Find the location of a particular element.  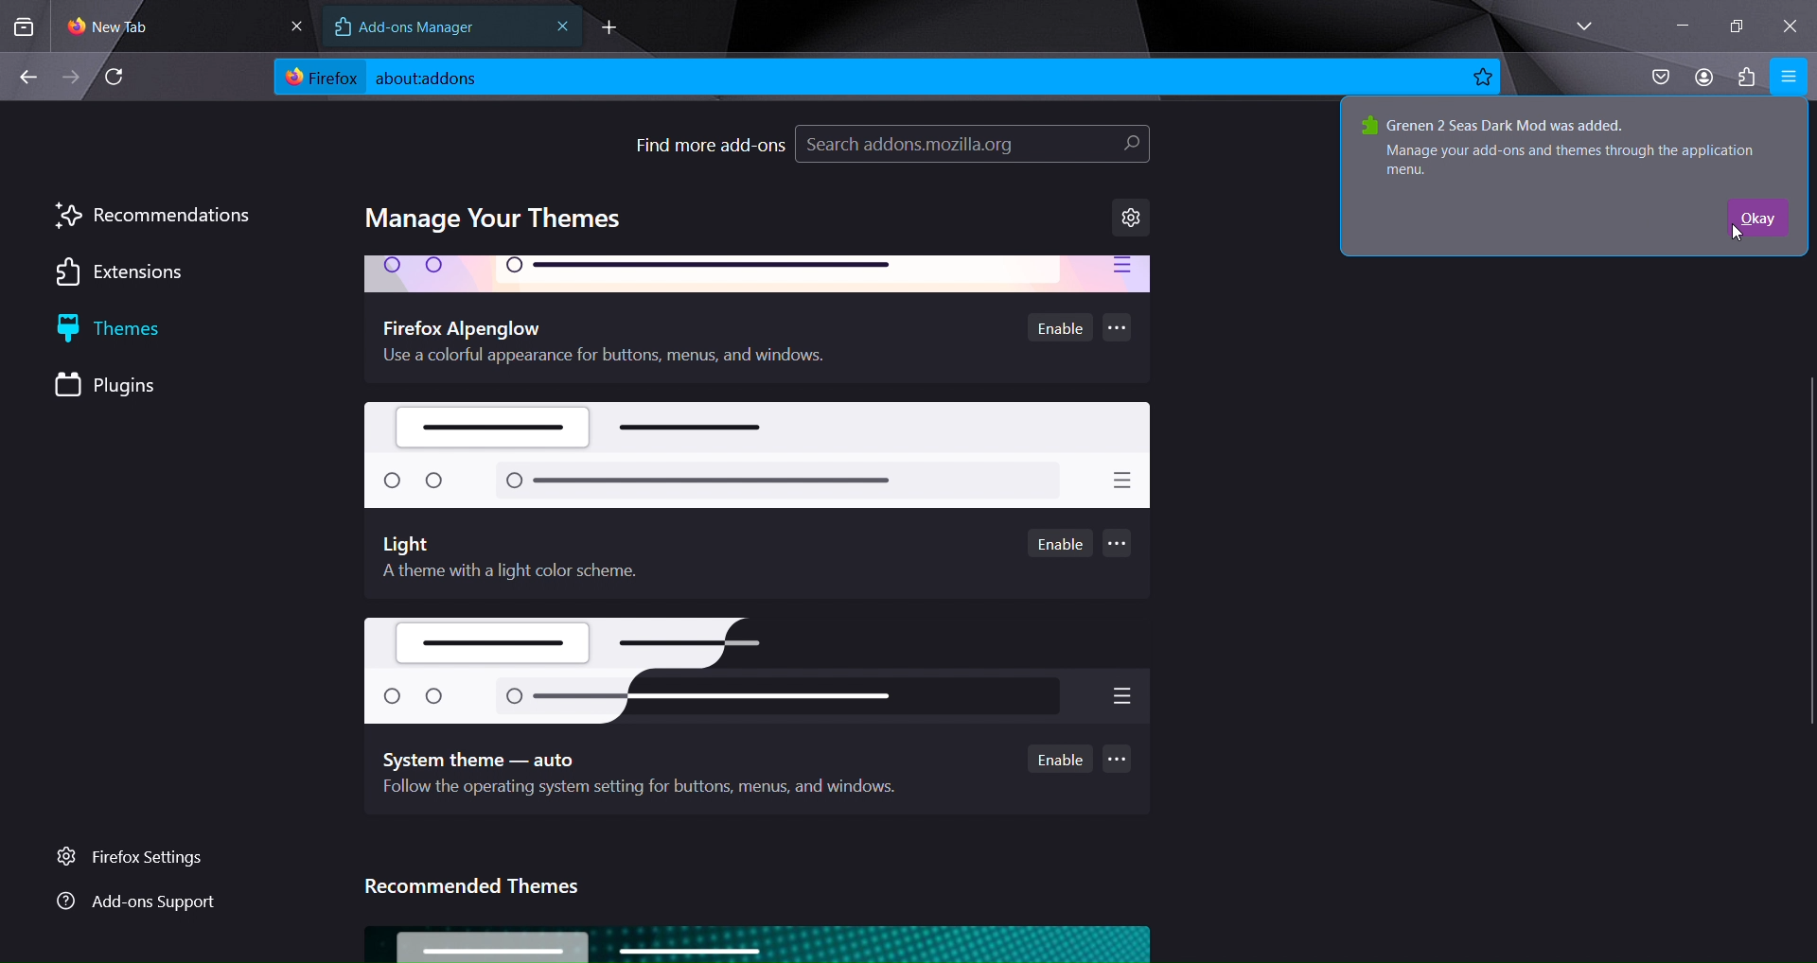

firefox alpenglow- use a colorful appearance for buttons, menus and windows is located at coordinates (634, 341).